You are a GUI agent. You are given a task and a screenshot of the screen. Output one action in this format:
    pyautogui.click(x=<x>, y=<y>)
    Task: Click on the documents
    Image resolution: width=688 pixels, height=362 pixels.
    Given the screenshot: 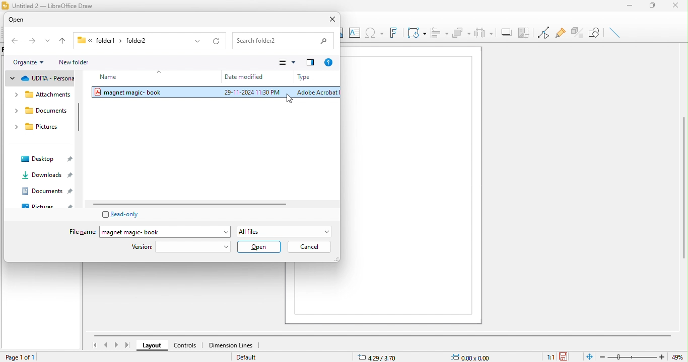 What is the action you would take?
    pyautogui.click(x=47, y=191)
    